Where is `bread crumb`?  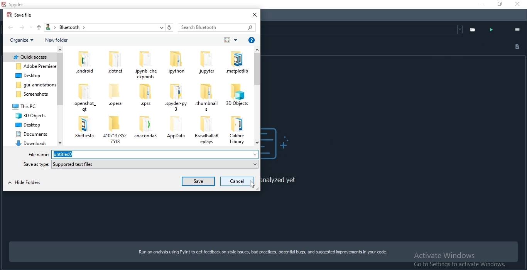 bread crumb is located at coordinates (108, 28).